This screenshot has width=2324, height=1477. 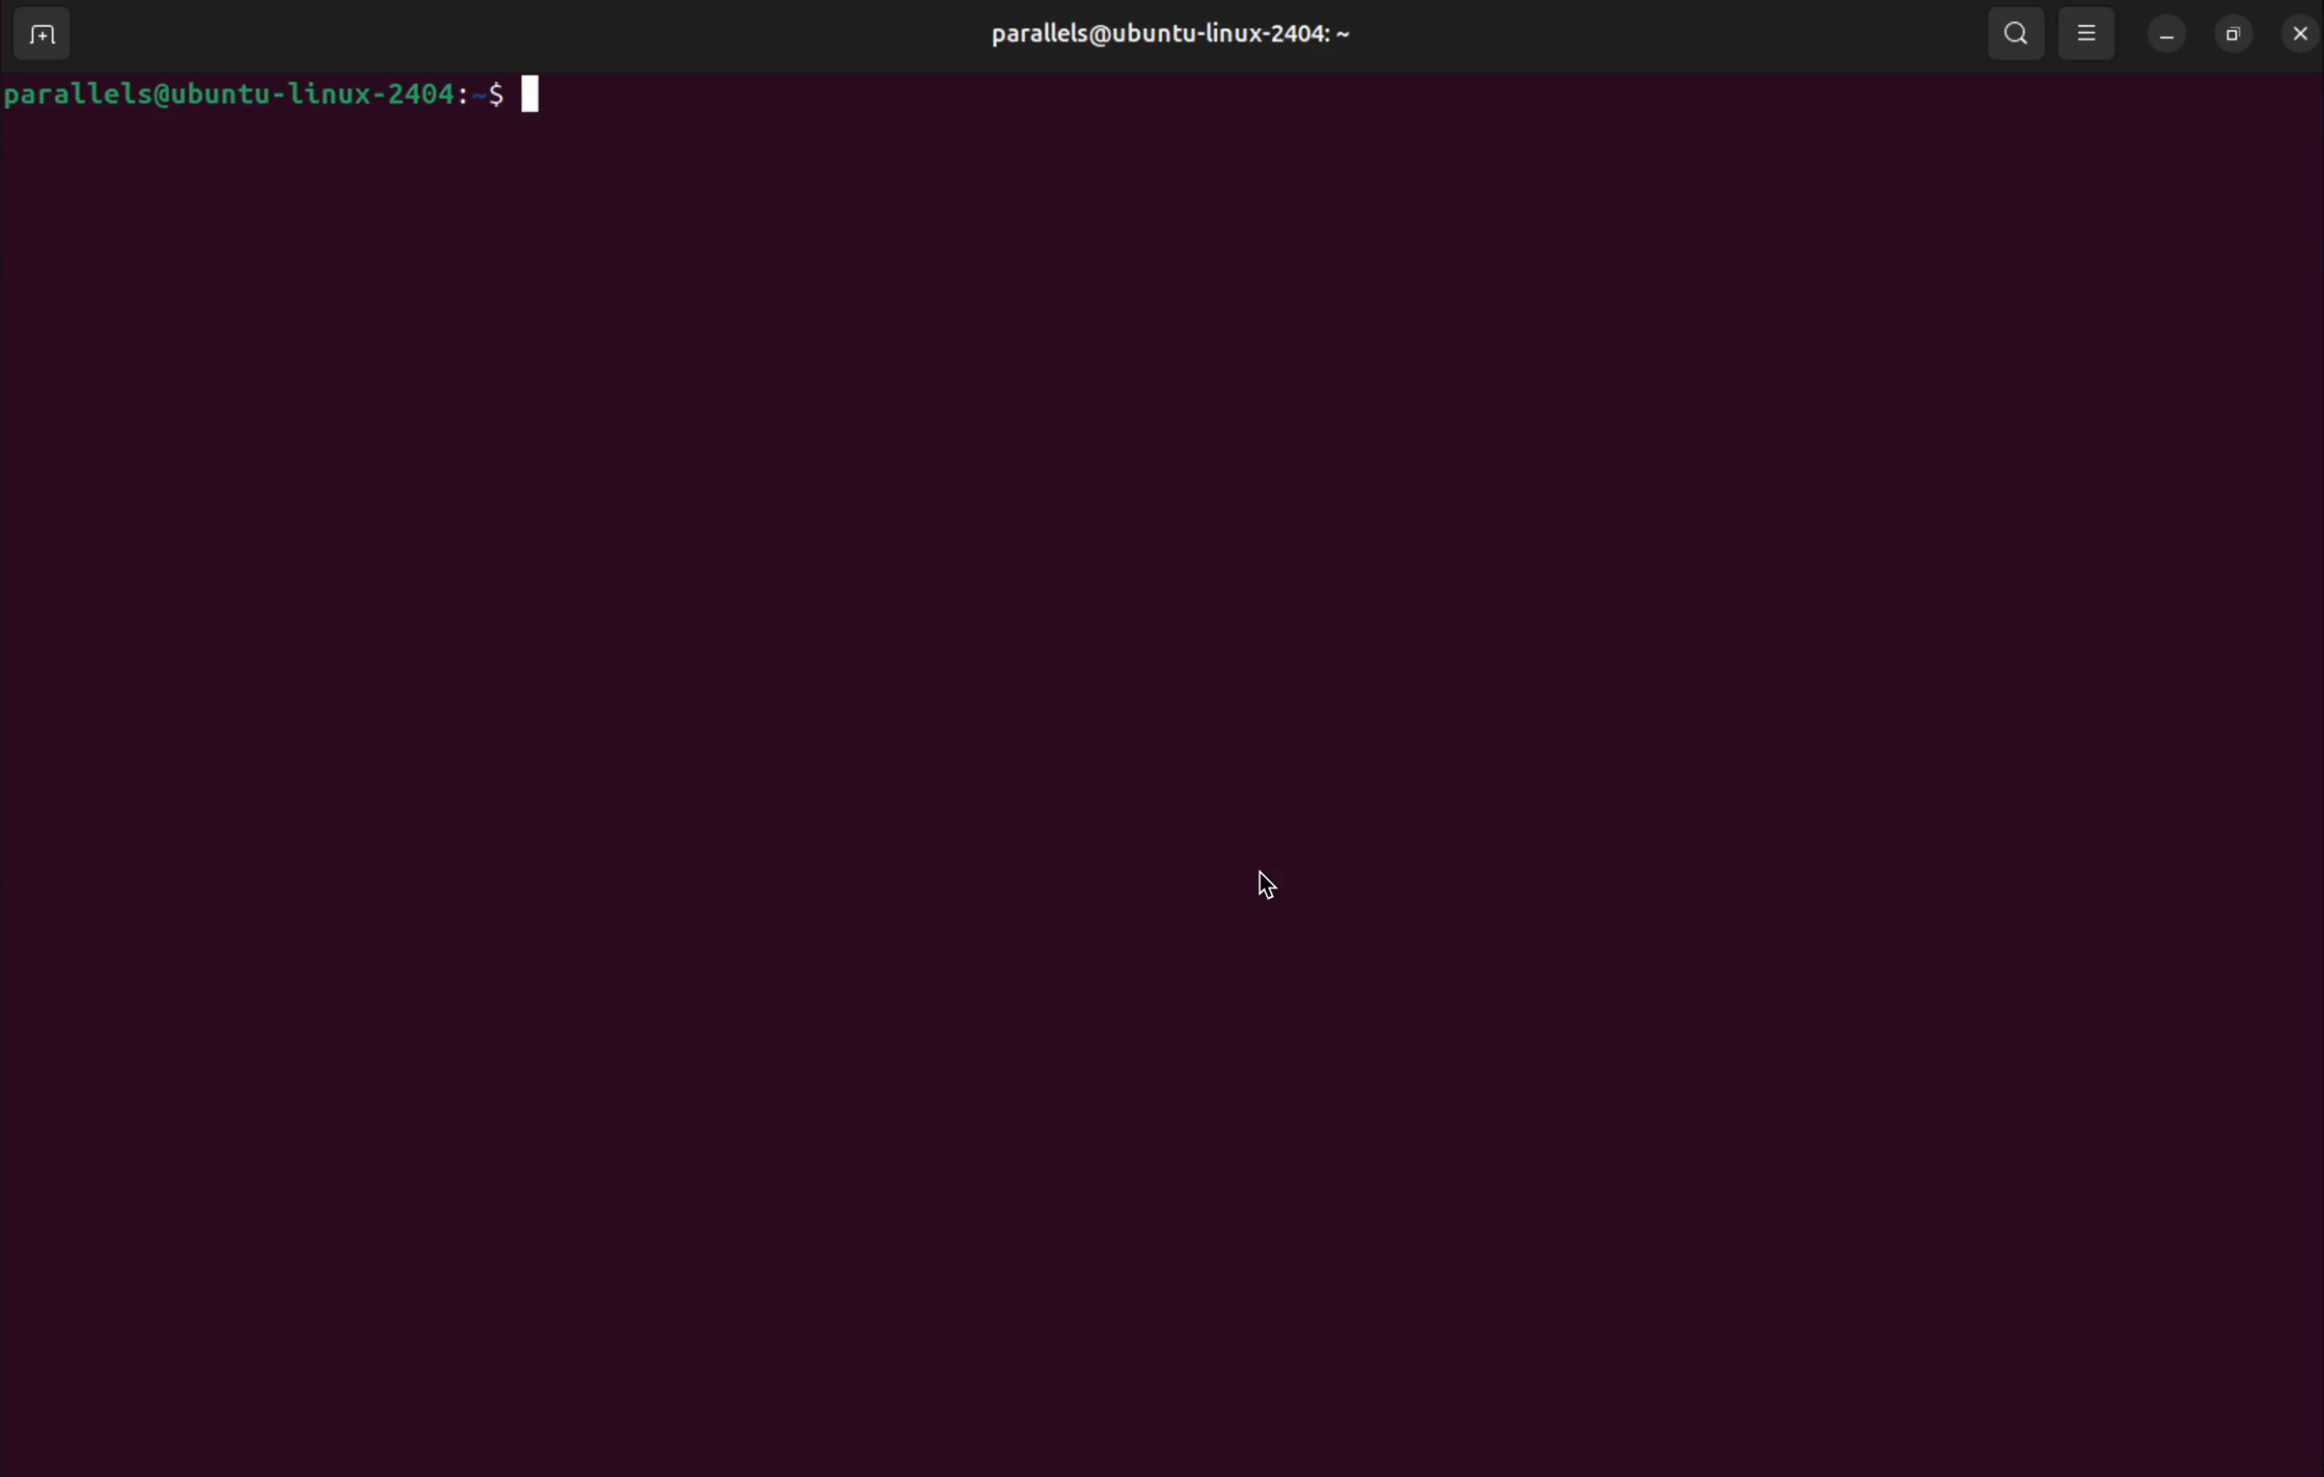 What do you see at coordinates (1268, 888) in the screenshot?
I see `cursor` at bounding box center [1268, 888].